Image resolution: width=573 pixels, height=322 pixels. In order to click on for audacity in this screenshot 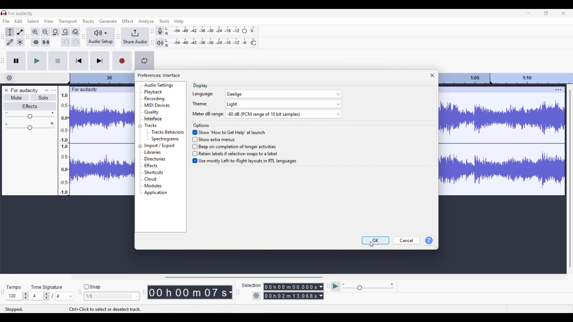, I will do `click(24, 91)`.